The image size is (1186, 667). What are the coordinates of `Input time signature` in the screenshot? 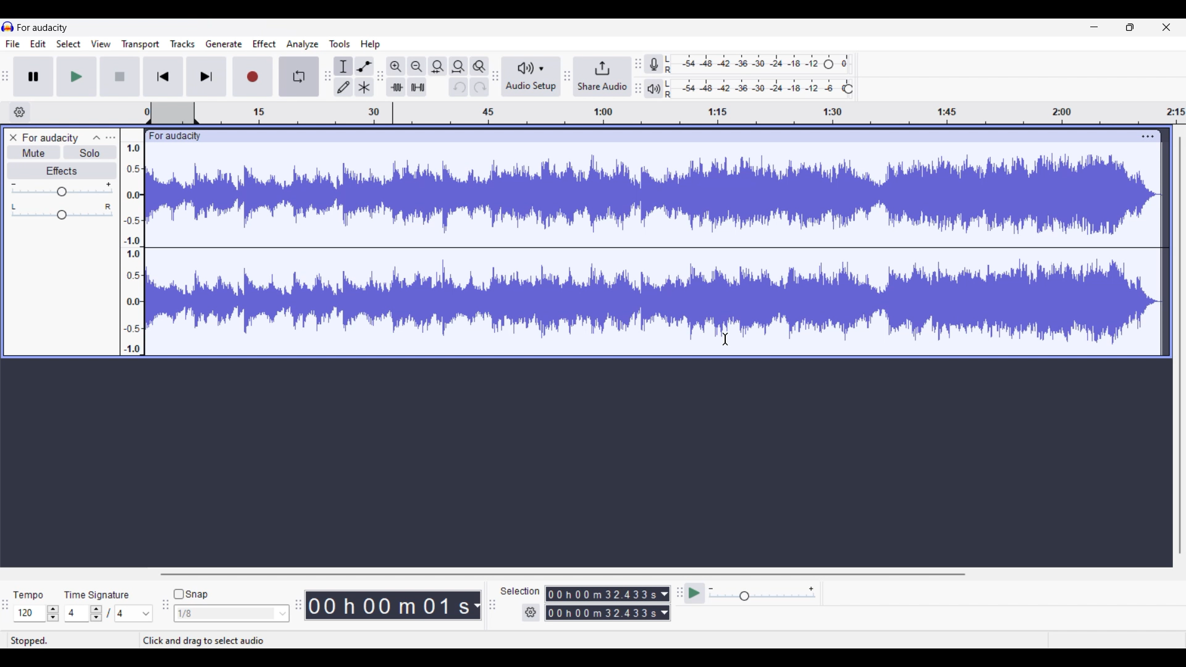 It's located at (77, 613).